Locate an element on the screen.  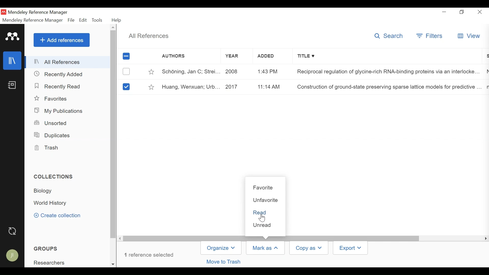
Read is located at coordinates (266, 212).